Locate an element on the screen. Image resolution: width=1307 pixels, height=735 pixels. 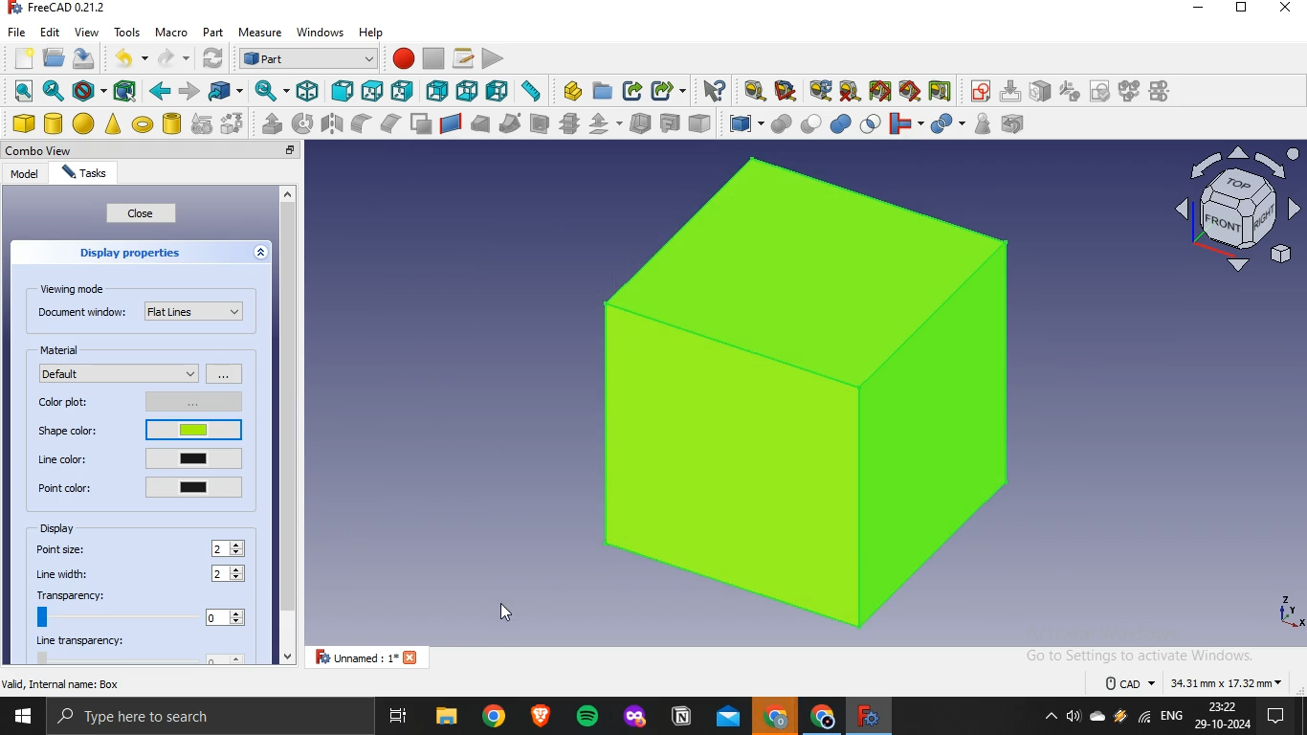
refresh is located at coordinates (210, 58).